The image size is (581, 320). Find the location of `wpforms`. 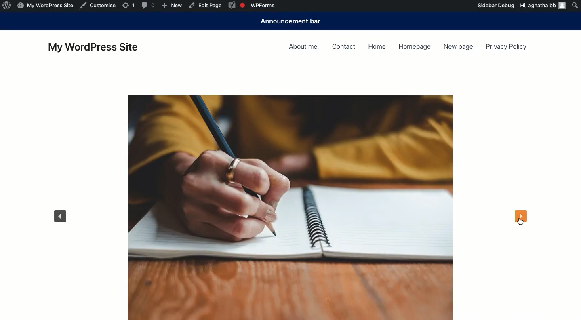

wpforms is located at coordinates (253, 6).